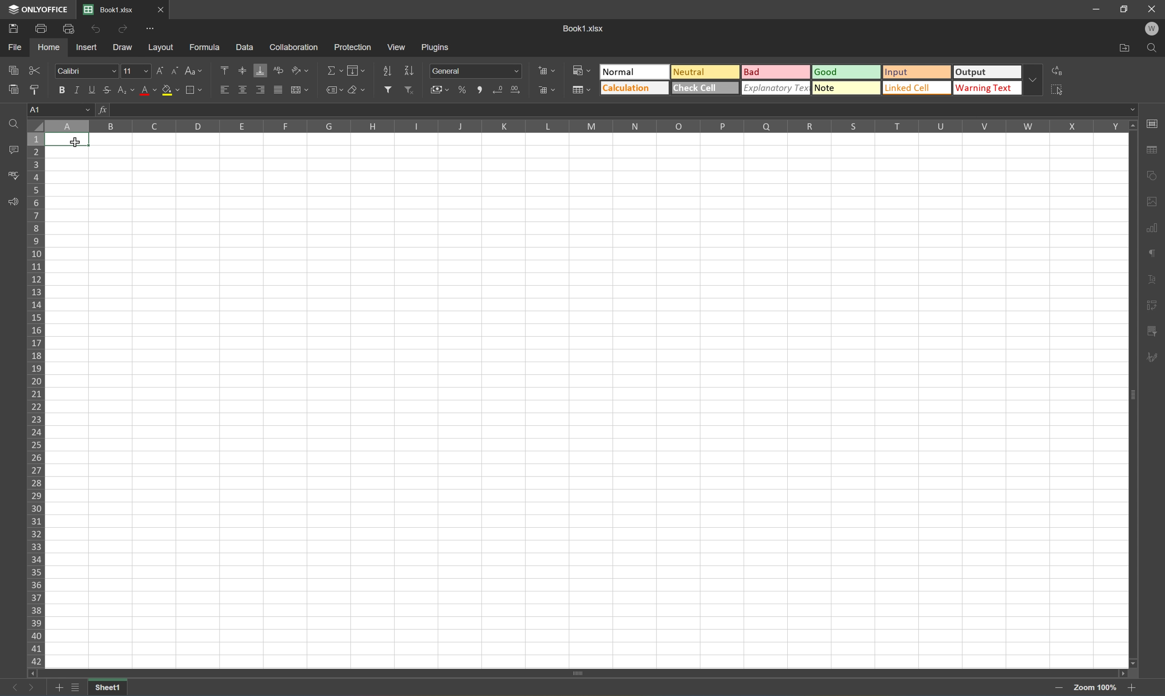 The image size is (1165, 696). Describe the element at coordinates (69, 141) in the screenshot. I see `A1` at that location.